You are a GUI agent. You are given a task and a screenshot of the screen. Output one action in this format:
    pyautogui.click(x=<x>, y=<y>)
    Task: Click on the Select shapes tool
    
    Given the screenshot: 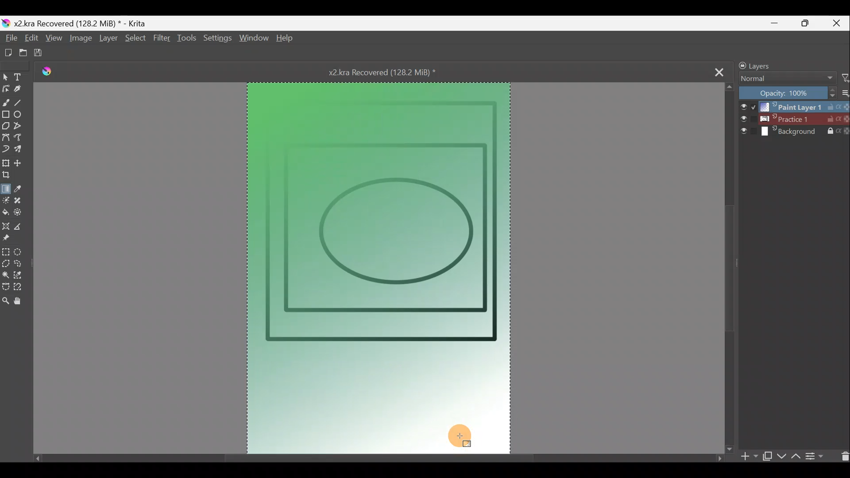 What is the action you would take?
    pyautogui.click(x=5, y=78)
    